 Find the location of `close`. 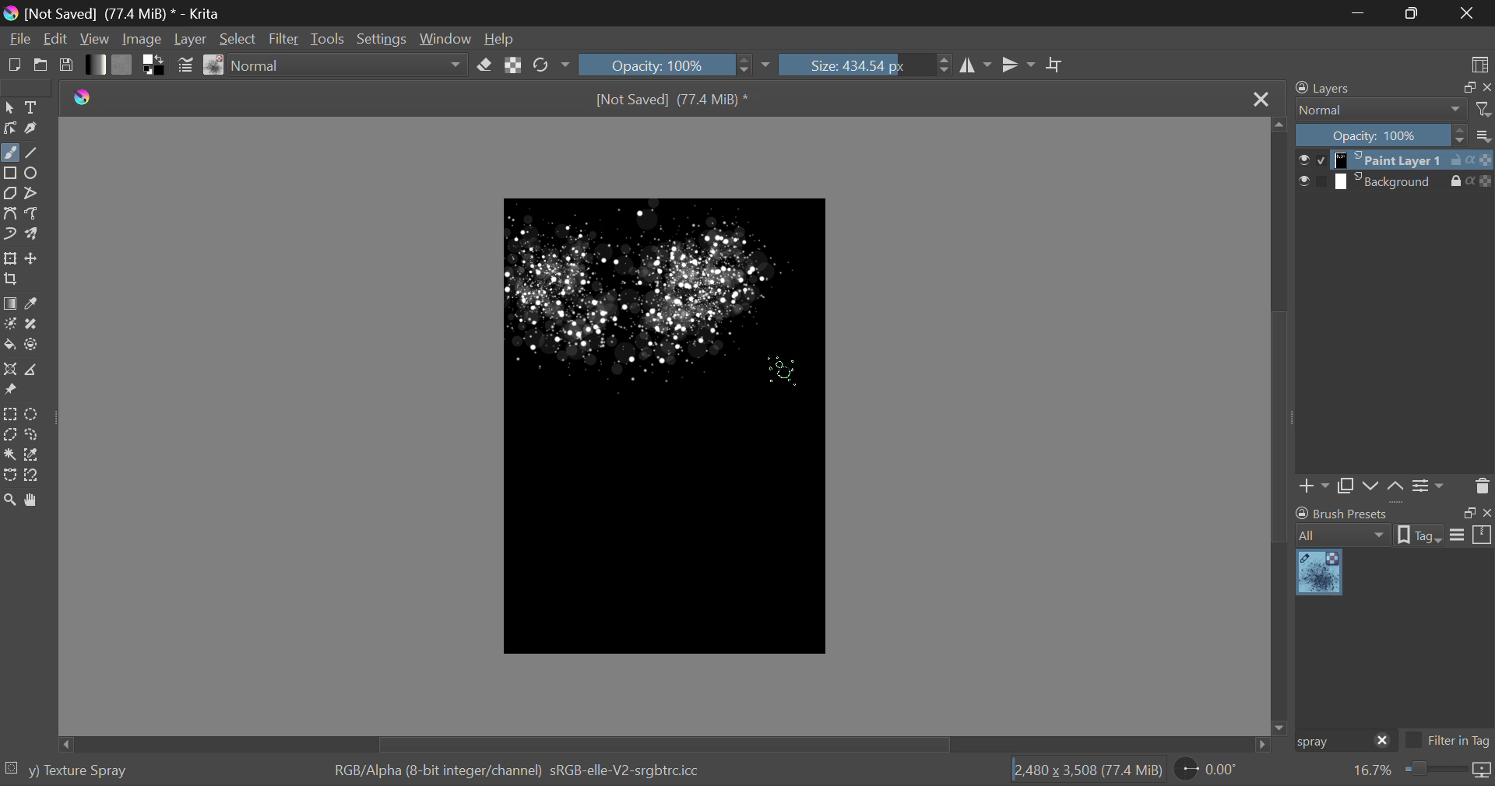

close is located at coordinates (1486, 513).